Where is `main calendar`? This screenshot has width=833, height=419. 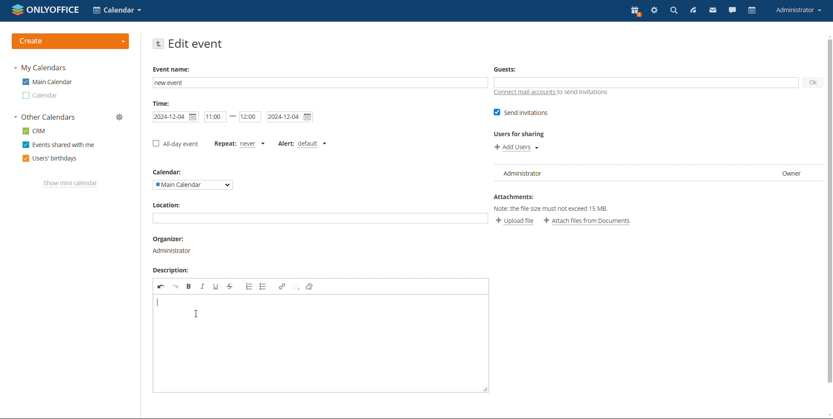 main calendar is located at coordinates (46, 82).